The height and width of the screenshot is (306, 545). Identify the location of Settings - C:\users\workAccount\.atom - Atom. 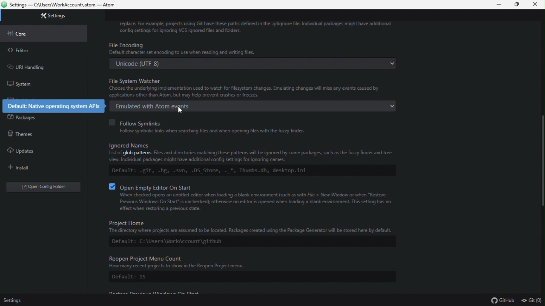
(63, 6).